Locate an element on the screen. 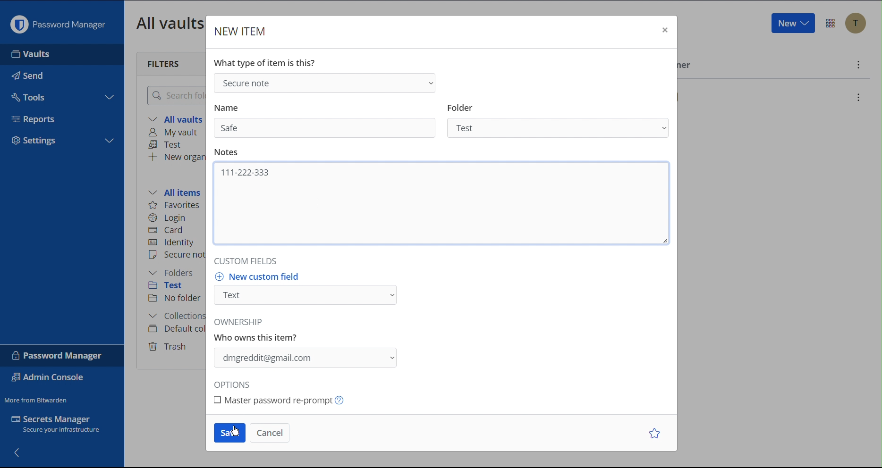 This screenshot has width=882, height=468. Notes is located at coordinates (225, 152).